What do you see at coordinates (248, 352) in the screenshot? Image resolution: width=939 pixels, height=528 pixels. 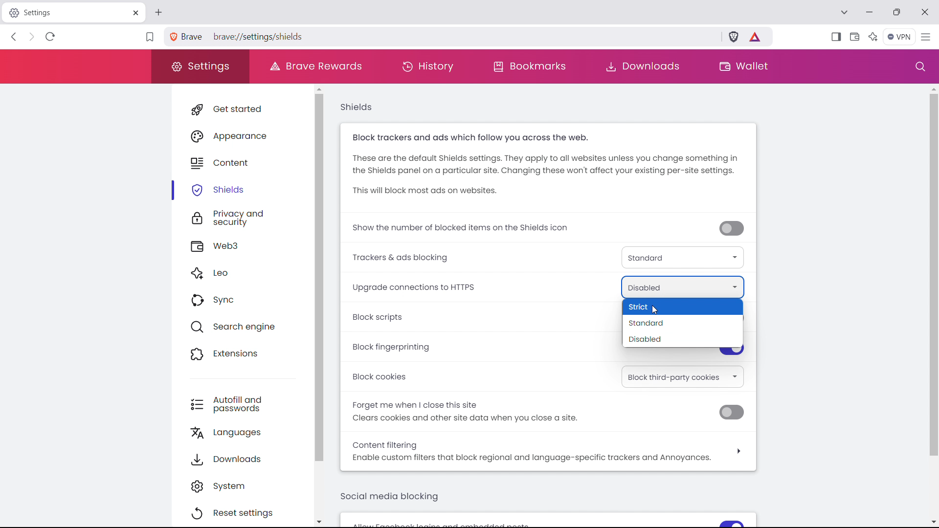 I see `extensions` at bounding box center [248, 352].